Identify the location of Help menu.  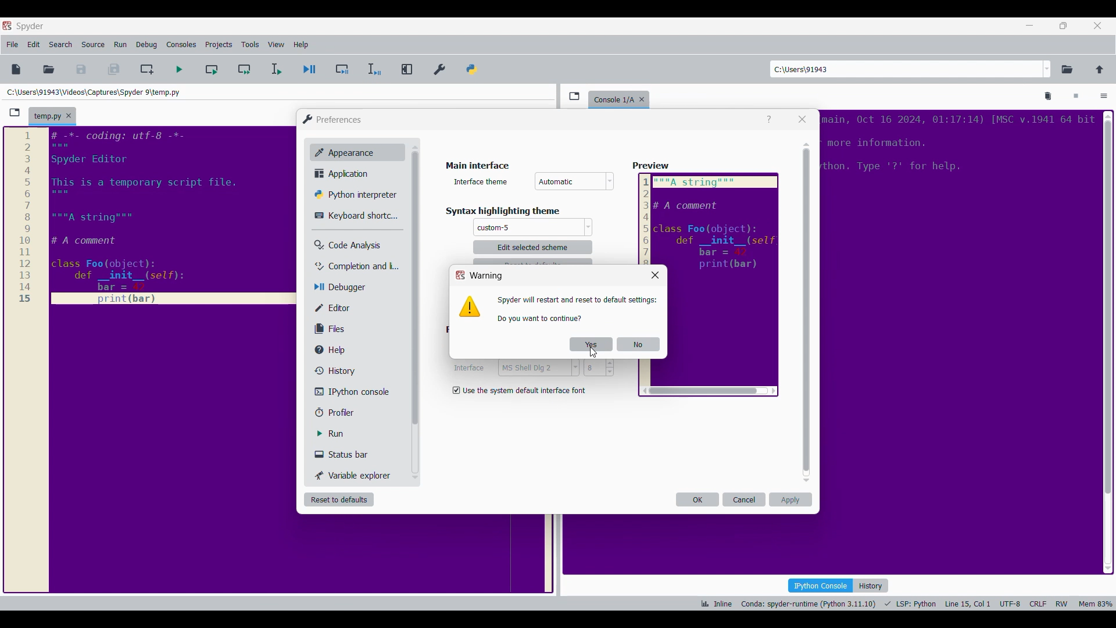
(301, 45).